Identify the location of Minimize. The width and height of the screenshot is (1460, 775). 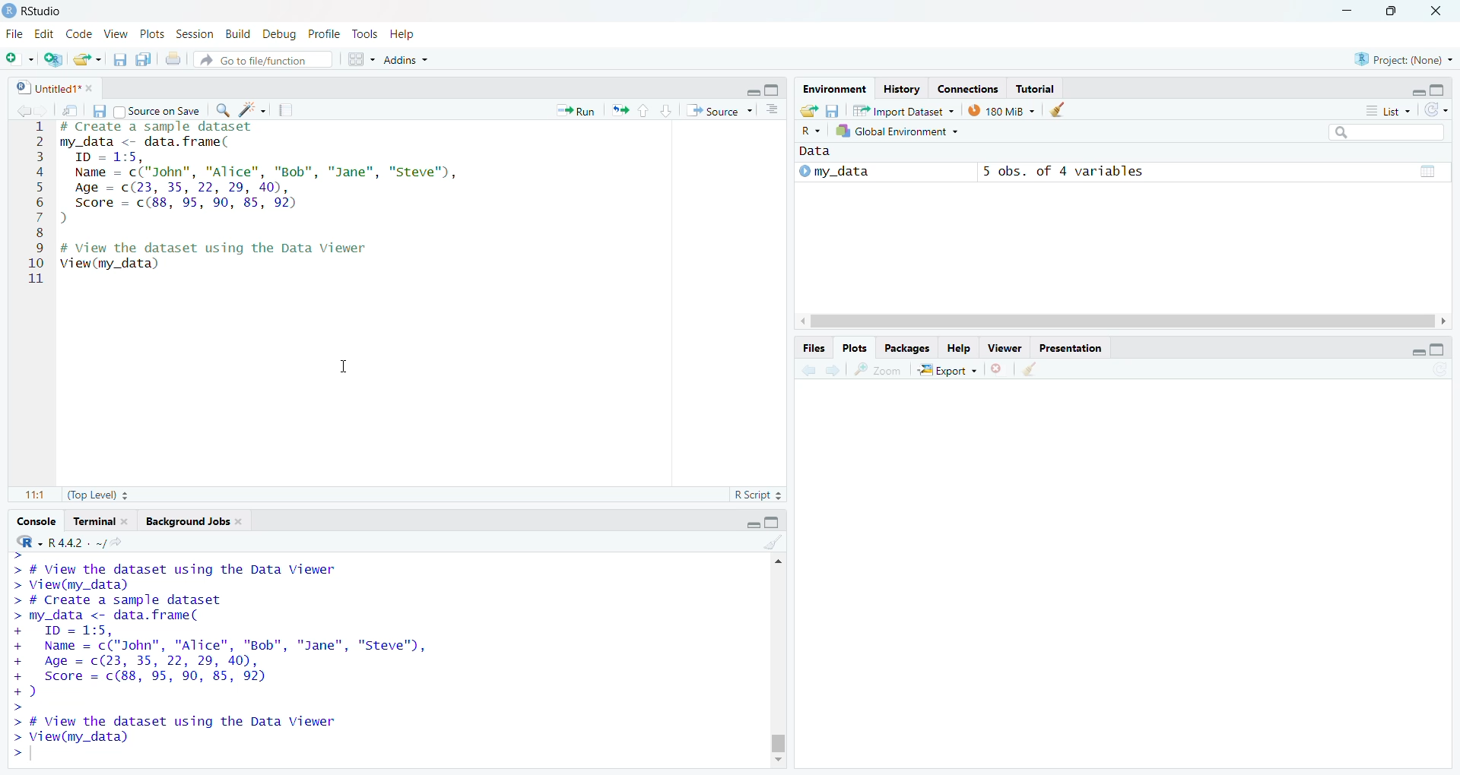
(753, 93).